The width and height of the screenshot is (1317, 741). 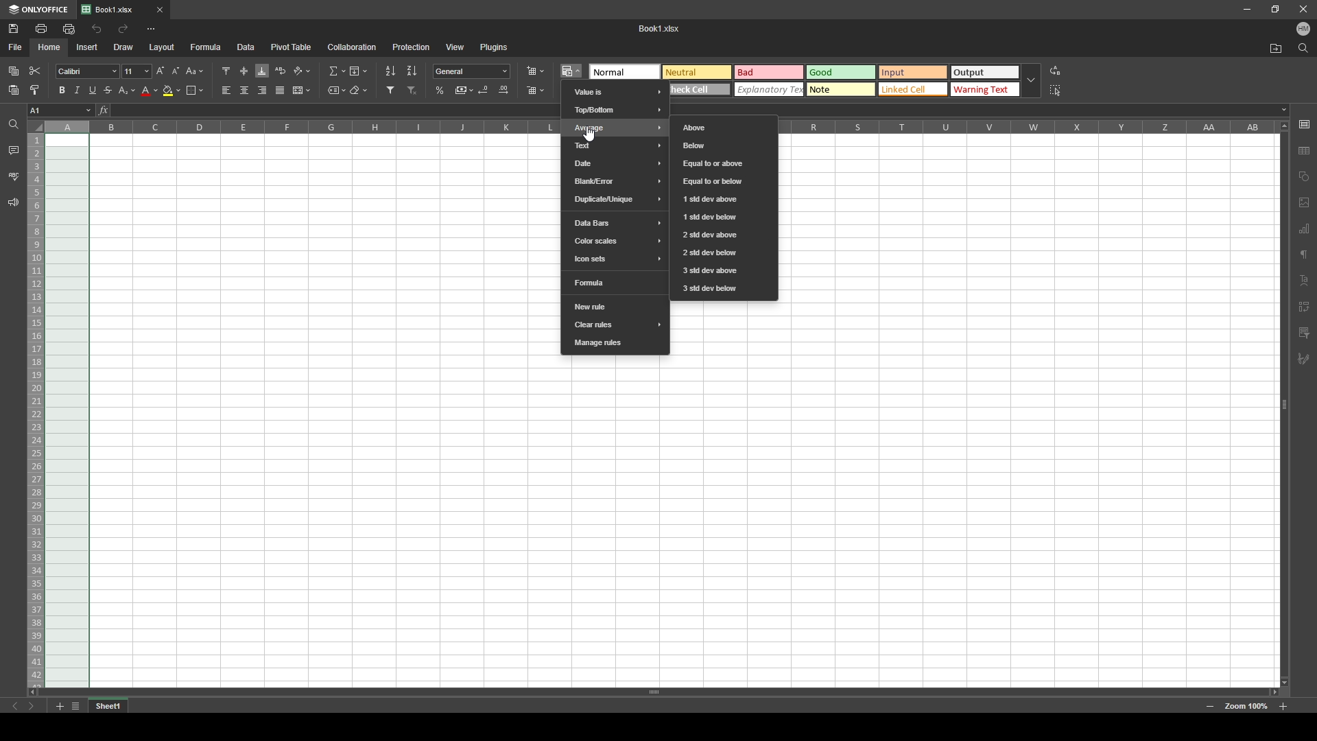 I want to click on align middle, so click(x=245, y=71).